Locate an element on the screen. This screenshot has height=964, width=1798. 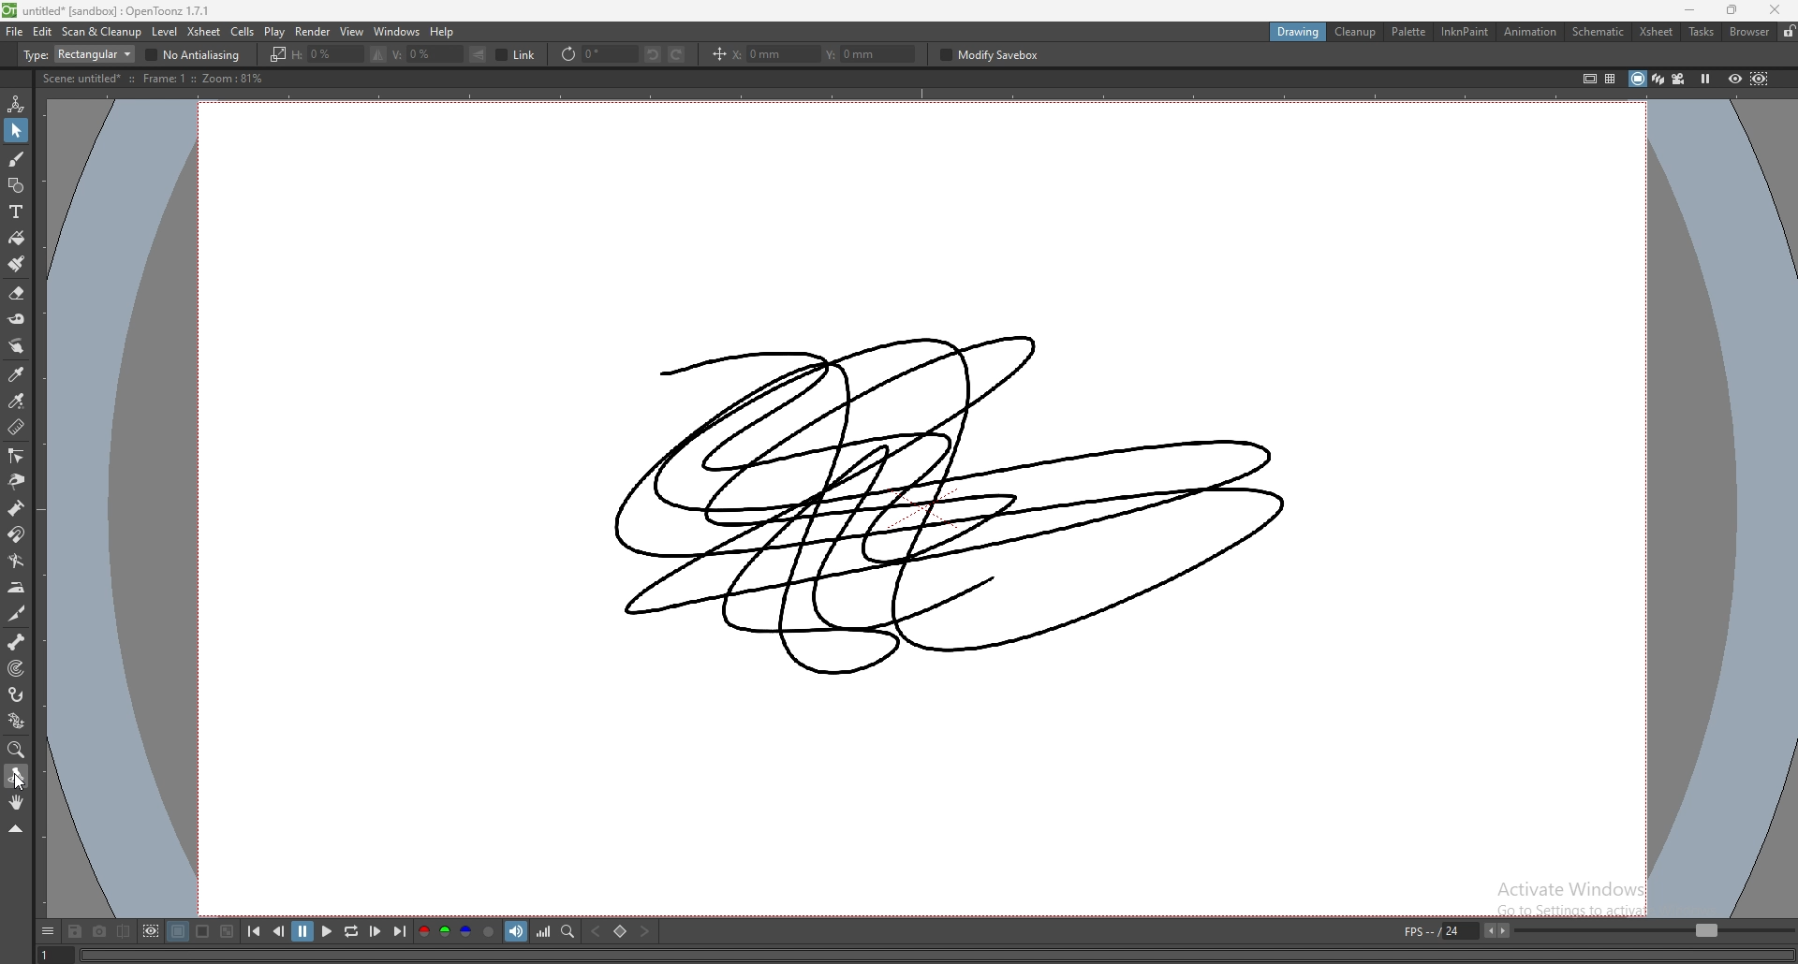
hand is located at coordinates (16, 802).